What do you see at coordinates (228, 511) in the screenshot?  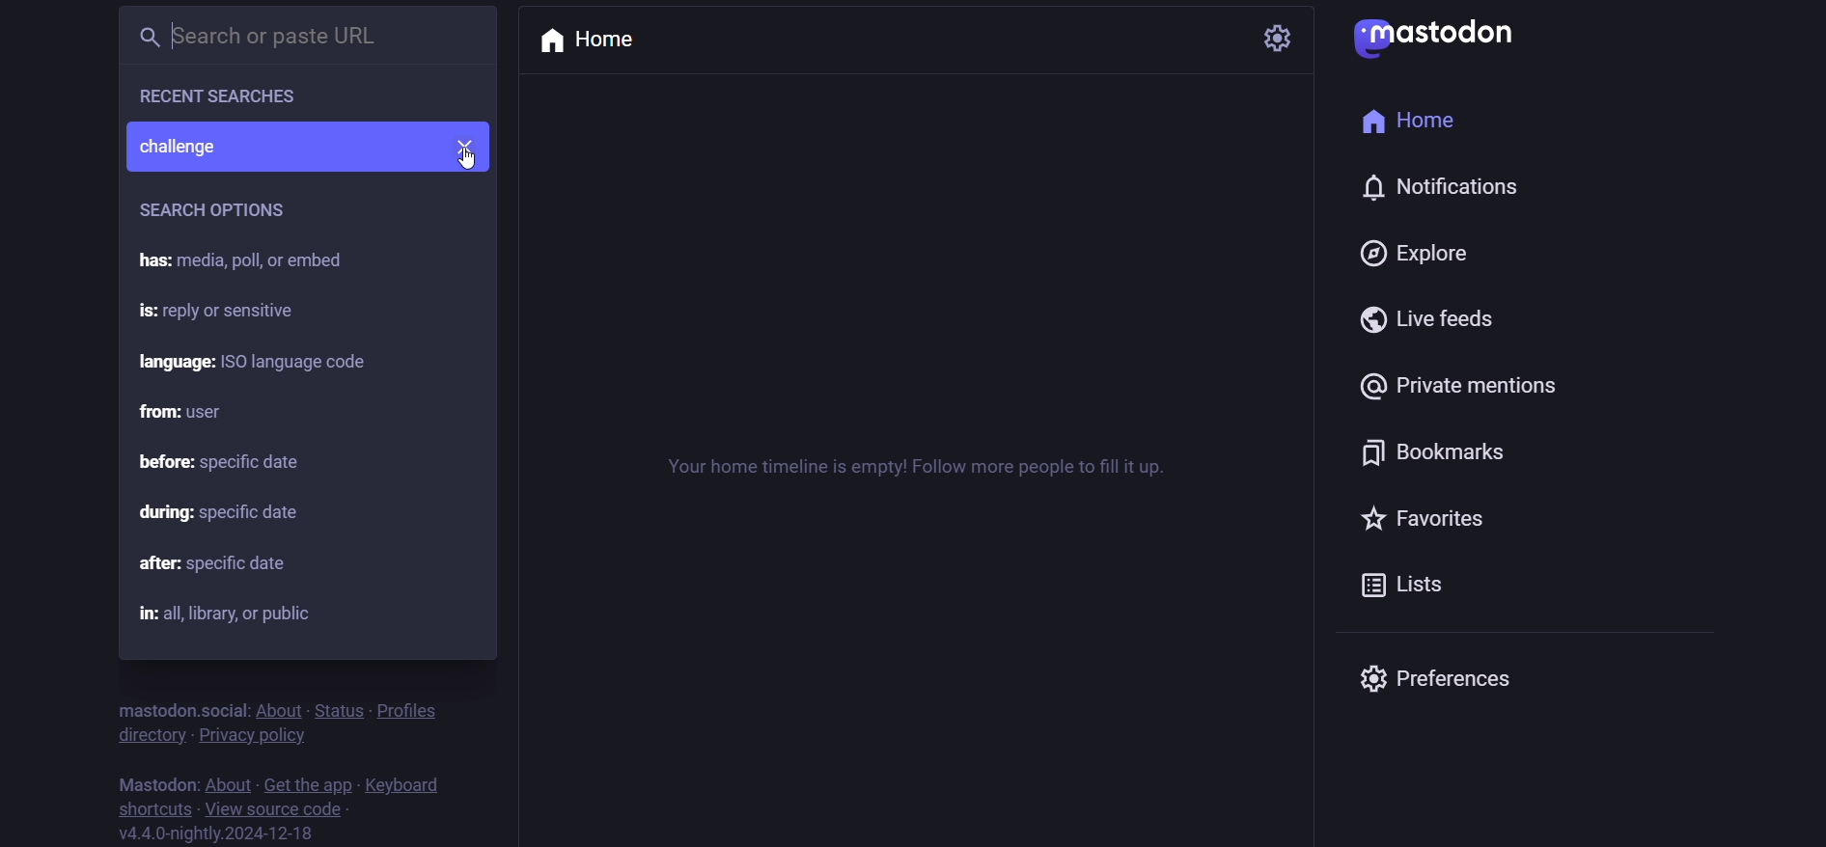 I see `during` at bounding box center [228, 511].